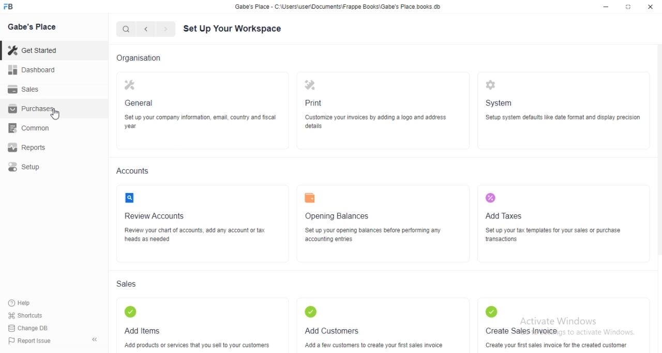 The image size is (662, 353). What do you see at coordinates (130, 312) in the screenshot?
I see `Add Items icon` at bounding box center [130, 312].